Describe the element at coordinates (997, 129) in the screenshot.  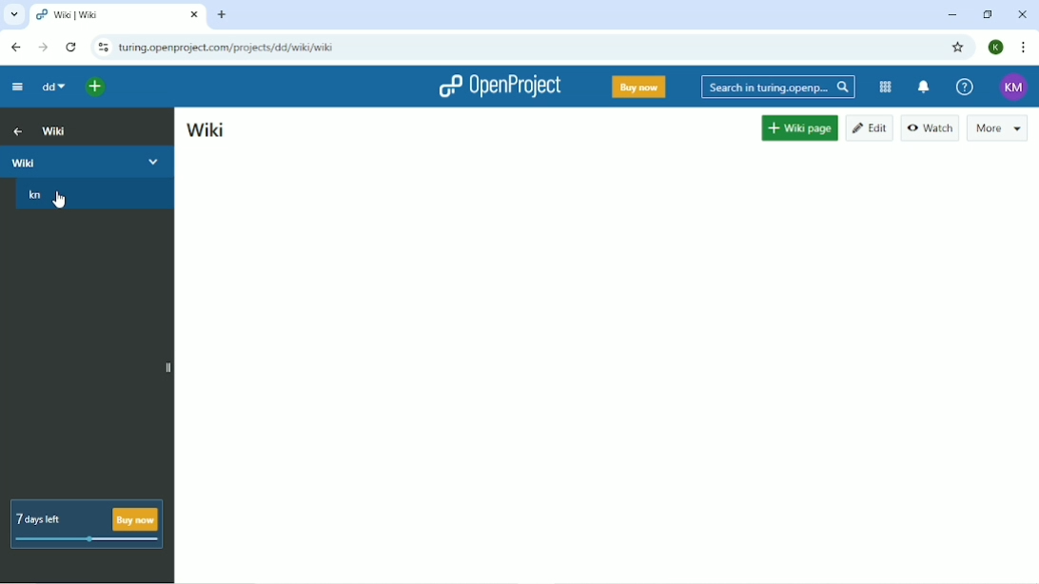
I see `More` at that location.